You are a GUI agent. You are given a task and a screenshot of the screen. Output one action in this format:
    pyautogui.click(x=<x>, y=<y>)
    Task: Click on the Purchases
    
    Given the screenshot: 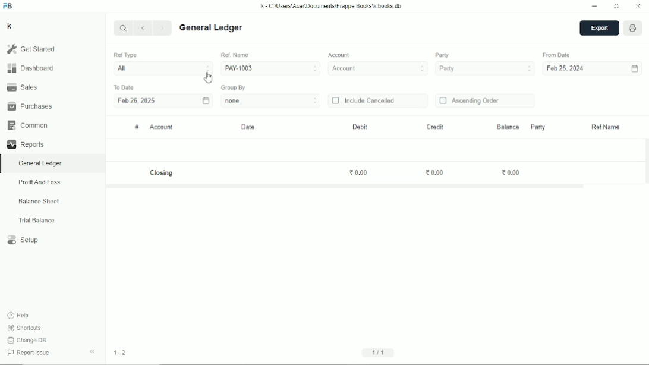 What is the action you would take?
    pyautogui.click(x=30, y=106)
    